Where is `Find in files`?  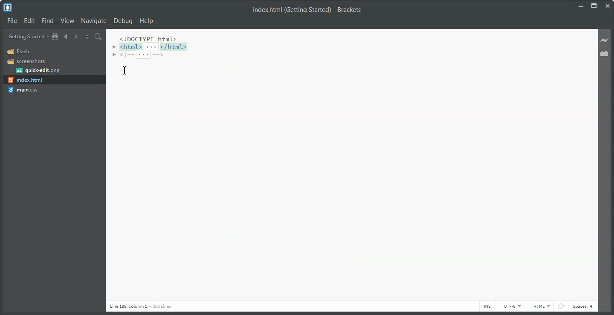
Find in files is located at coordinates (98, 37).